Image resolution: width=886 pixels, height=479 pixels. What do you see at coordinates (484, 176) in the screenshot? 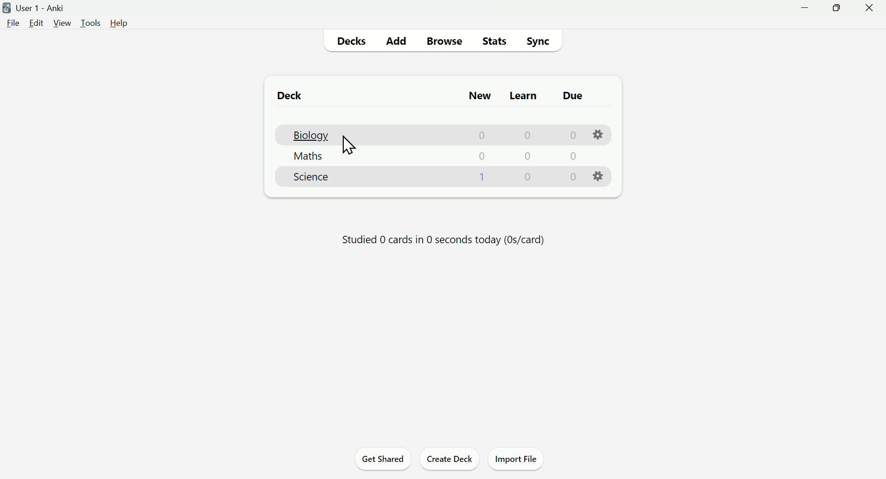
I see `1` at bounding box center [484, 176].